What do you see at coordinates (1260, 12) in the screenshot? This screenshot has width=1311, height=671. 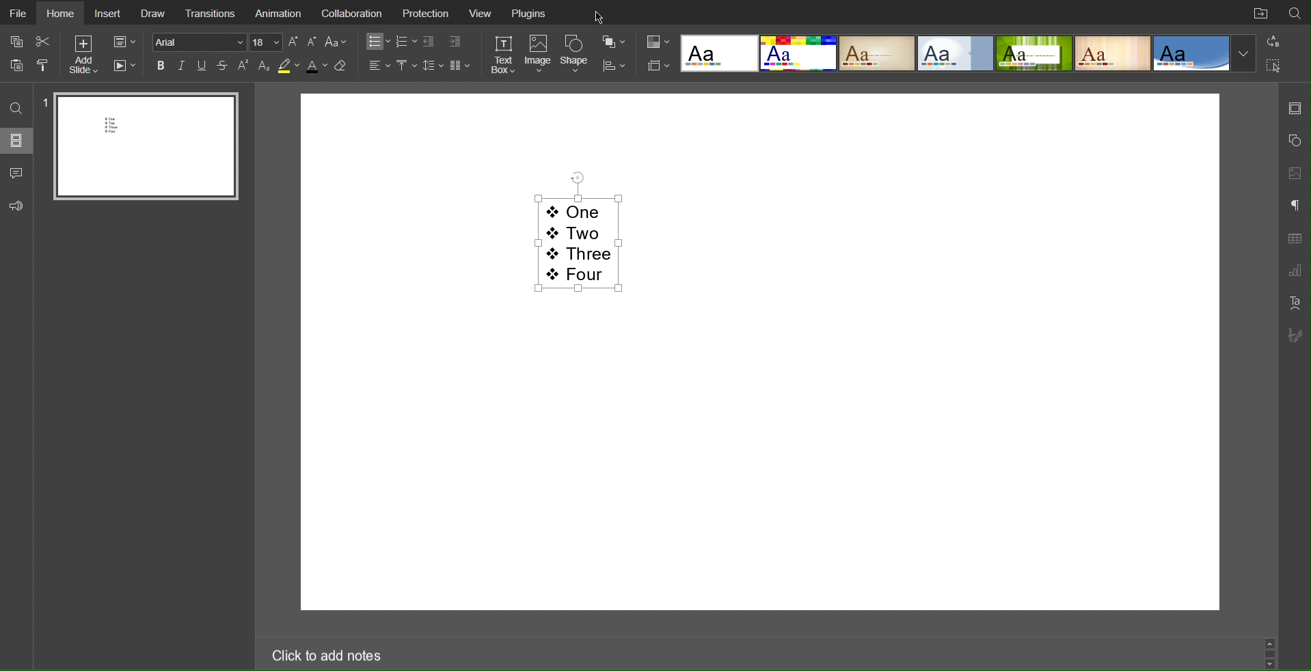 I see `Open File Location` at bounding box center [1260, 12].